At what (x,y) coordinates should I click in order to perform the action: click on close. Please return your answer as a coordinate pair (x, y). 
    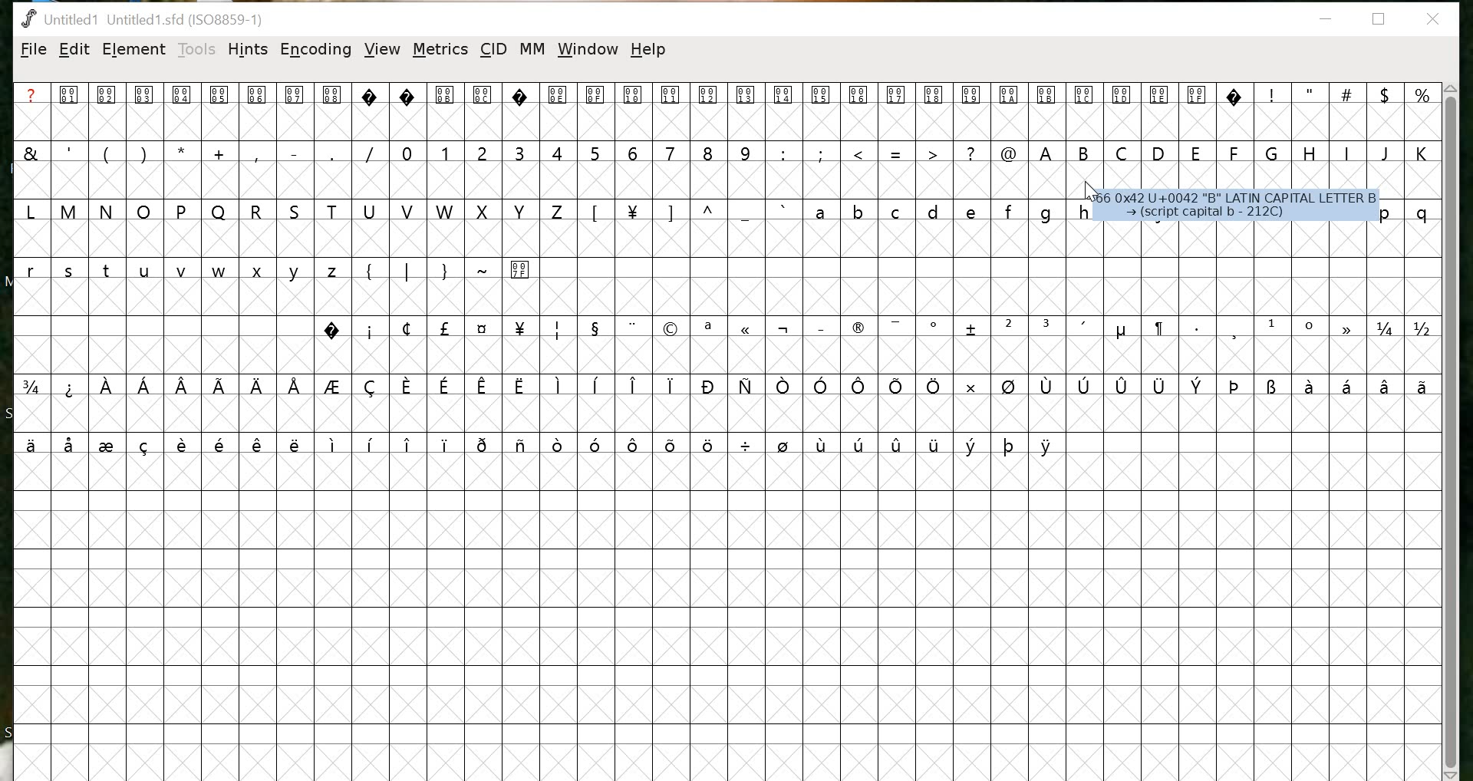
    Looking at the image, I should click on (1435, 19).